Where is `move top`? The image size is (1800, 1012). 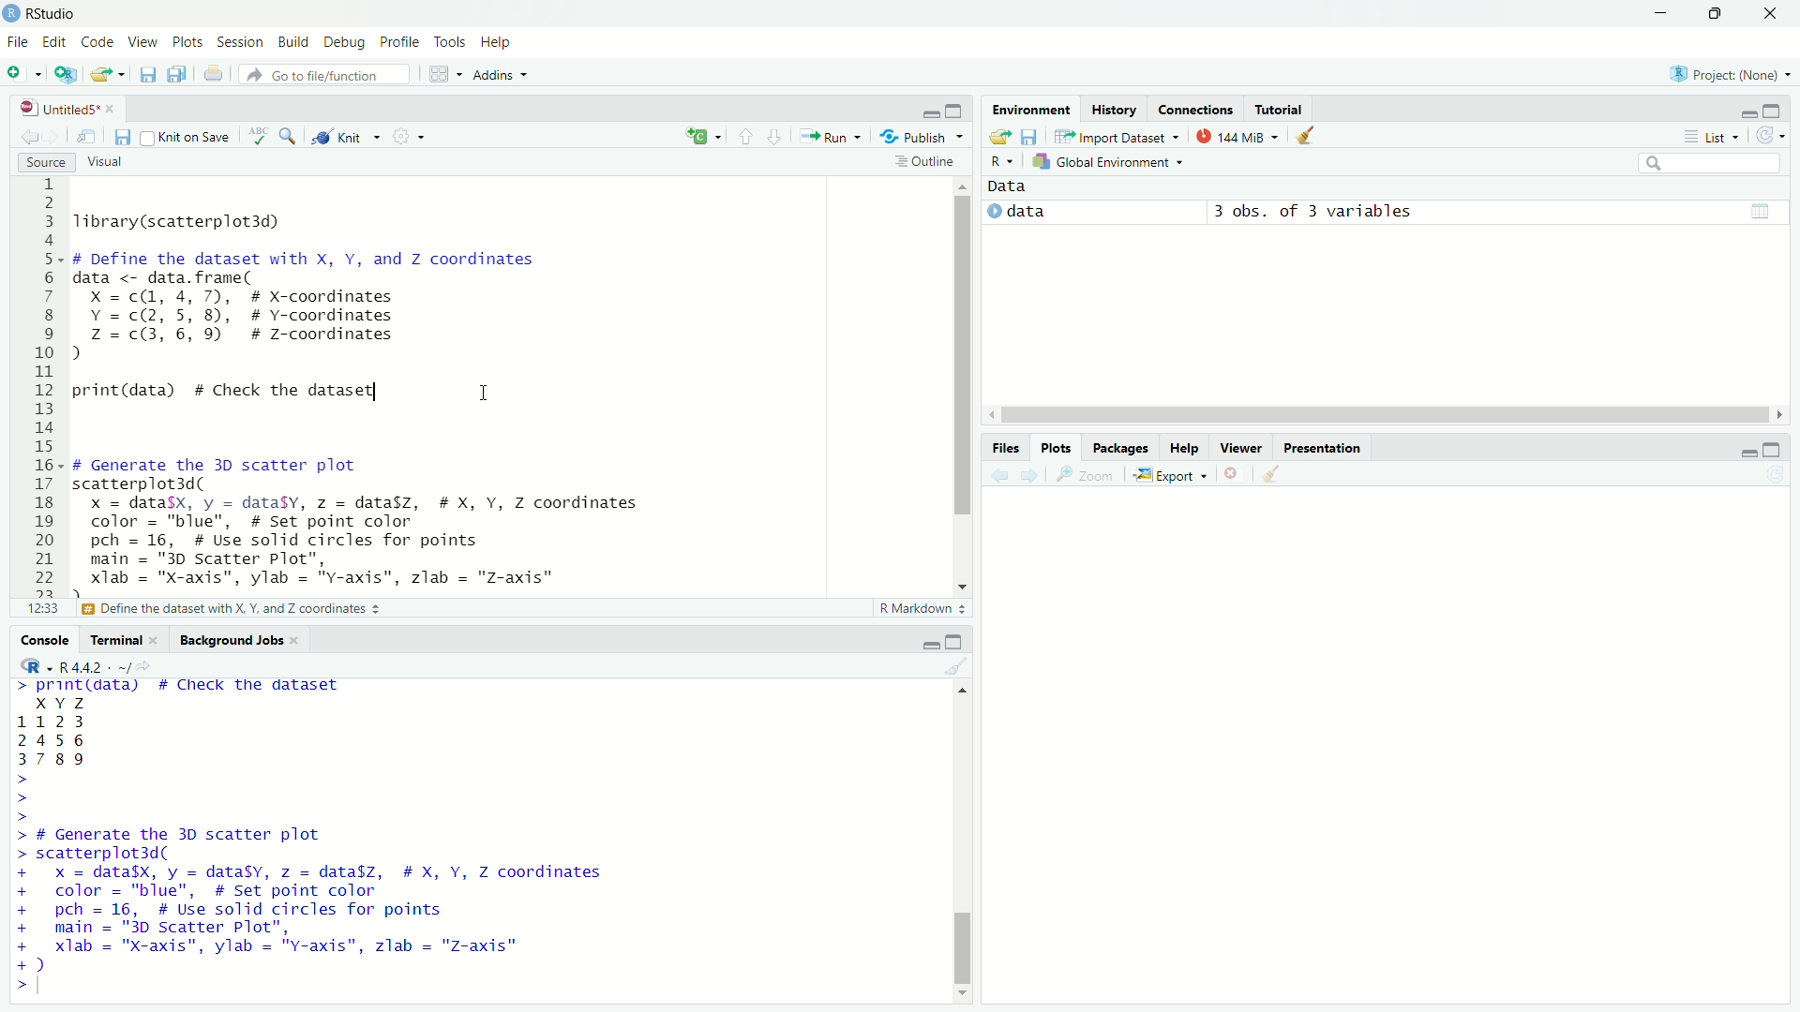 move top is located at coordinates (962, 185).